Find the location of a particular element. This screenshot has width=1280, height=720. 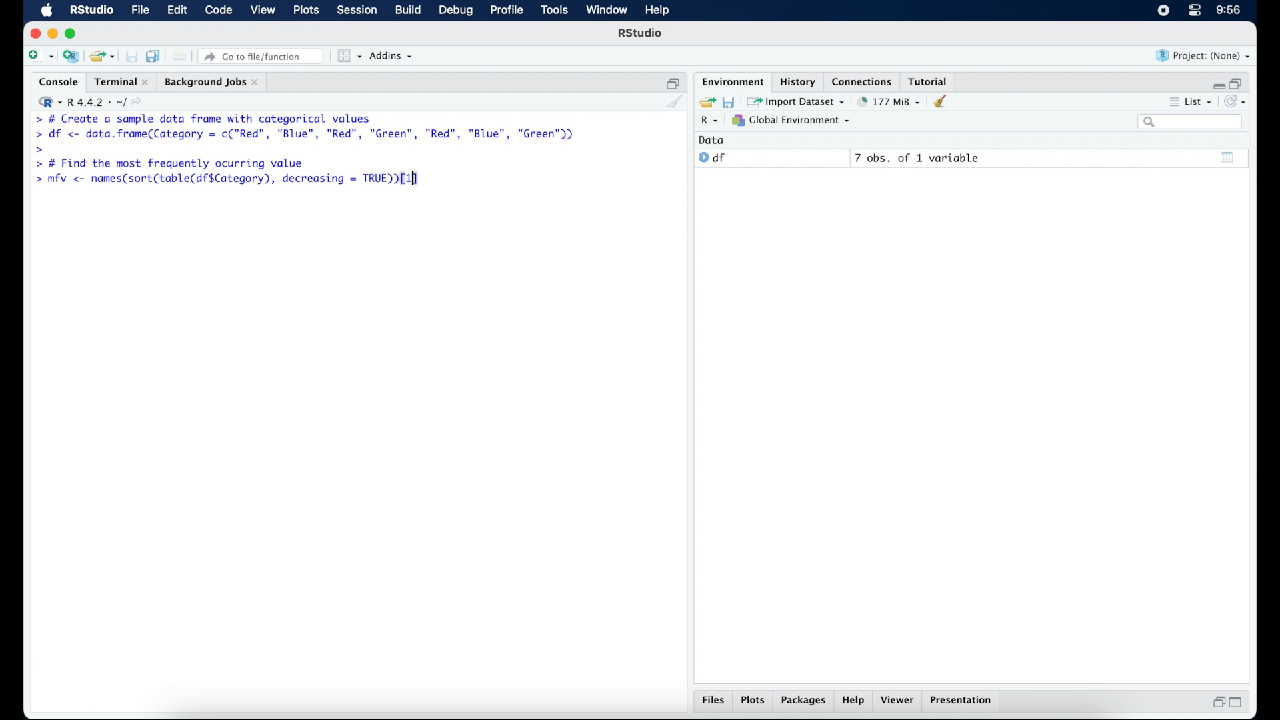

edit is located at coordinates (177, 11).